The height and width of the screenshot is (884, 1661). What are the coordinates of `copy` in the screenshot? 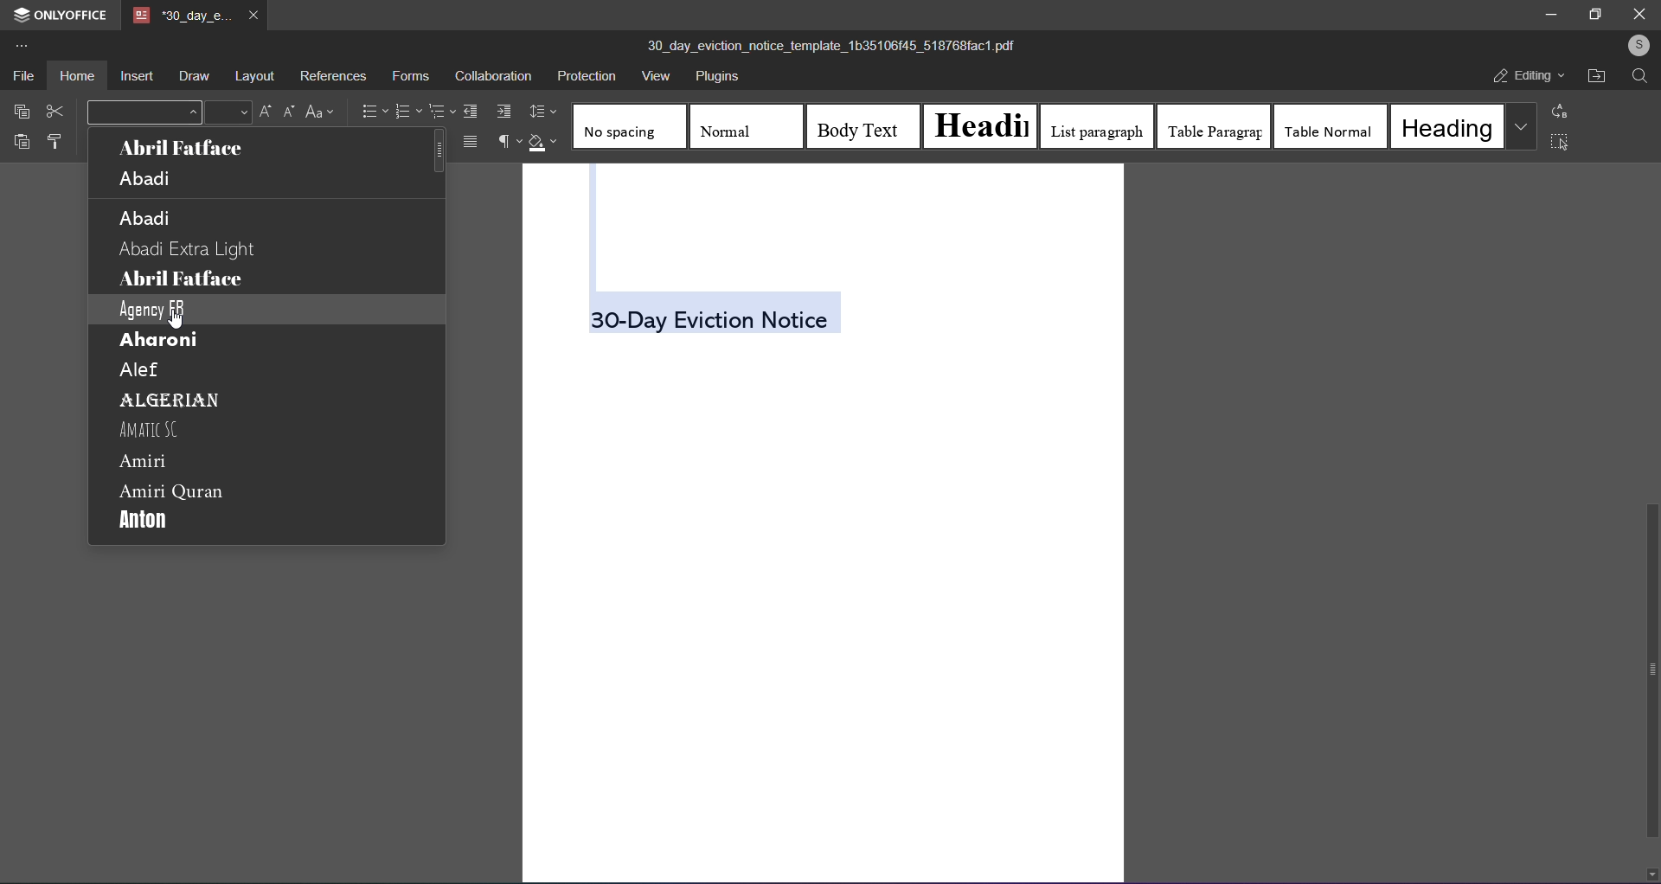 It's located at (18, 110).